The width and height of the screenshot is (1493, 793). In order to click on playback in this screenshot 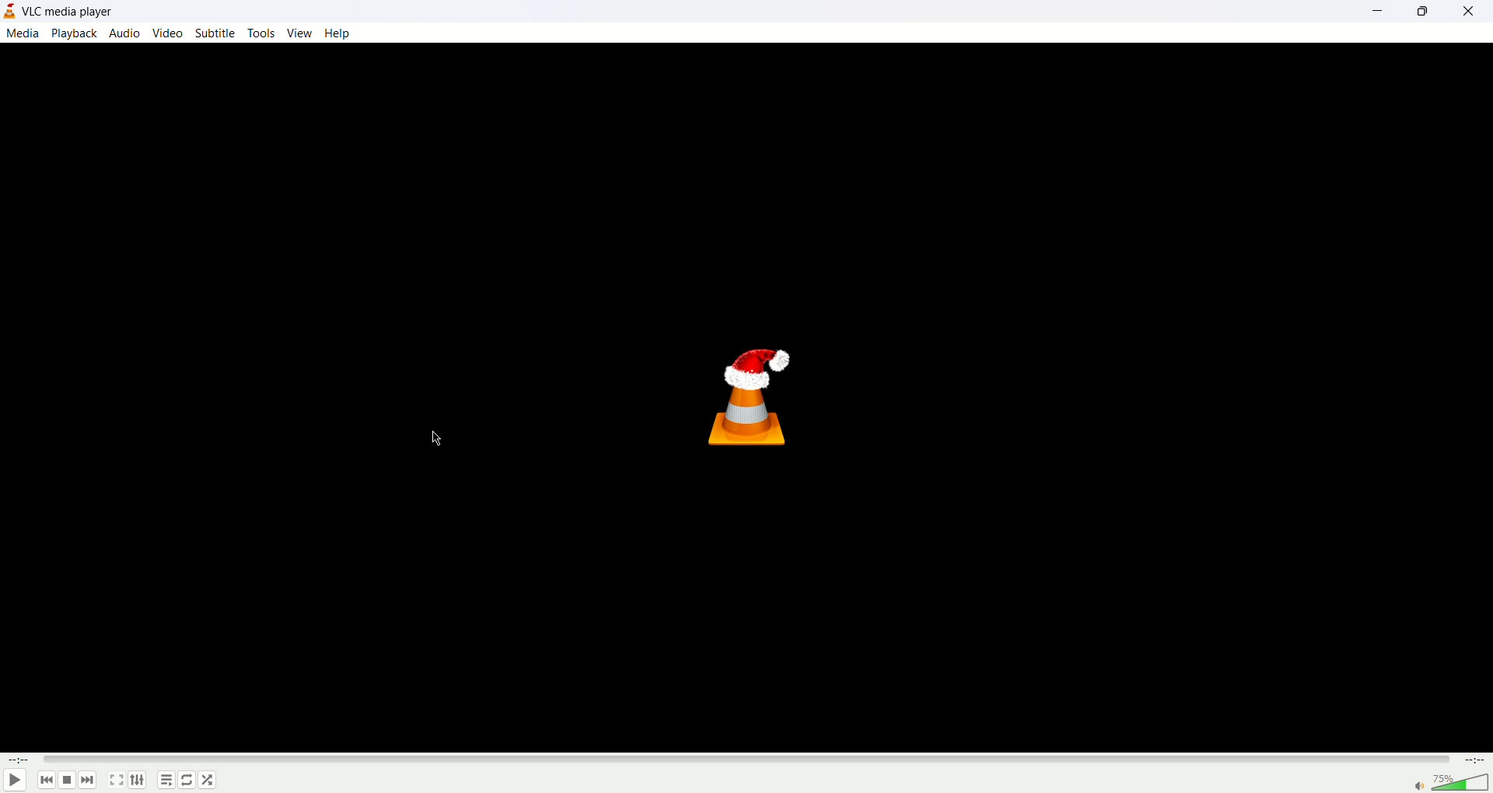, I will do `click(75, 34)`.